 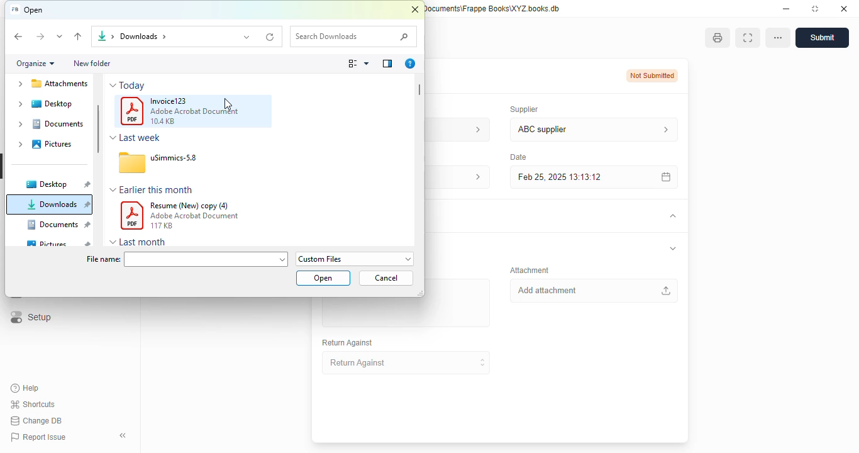 I want to click on 117 KB, so click(x=161, y=225).